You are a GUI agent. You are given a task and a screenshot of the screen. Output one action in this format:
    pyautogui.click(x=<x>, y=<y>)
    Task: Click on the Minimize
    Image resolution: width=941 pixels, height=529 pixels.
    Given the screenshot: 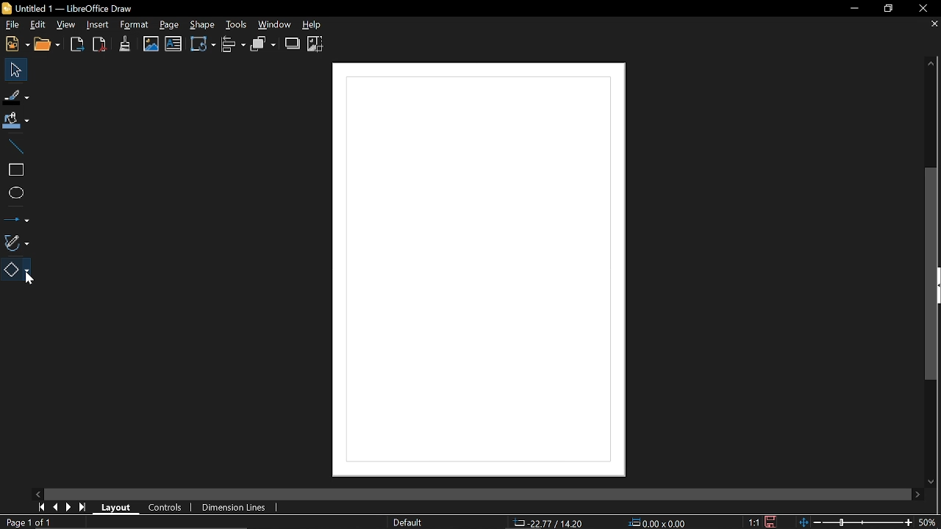 What is the action you would take?
    pyautogui.click(x=850, y=10)
    